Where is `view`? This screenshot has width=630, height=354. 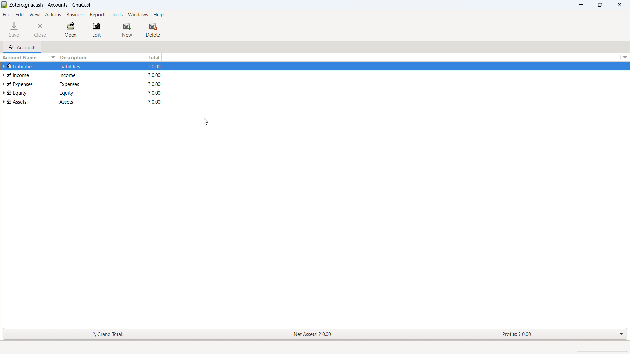
view is located at coordinates (34, 15).